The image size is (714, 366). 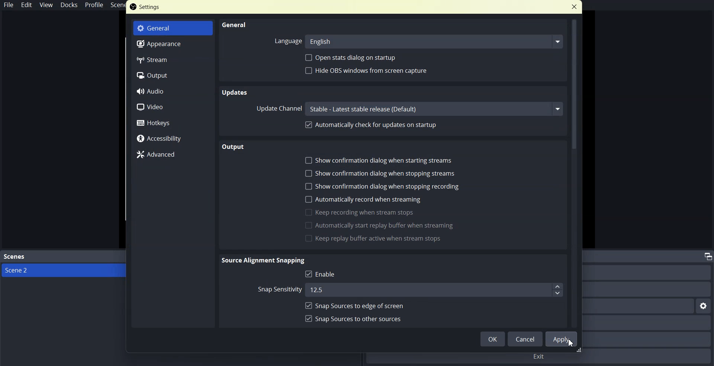 What do you see at coordinates (572, 343) in the screenshot?
I see `Cursor` at bounding box center [572, 343].